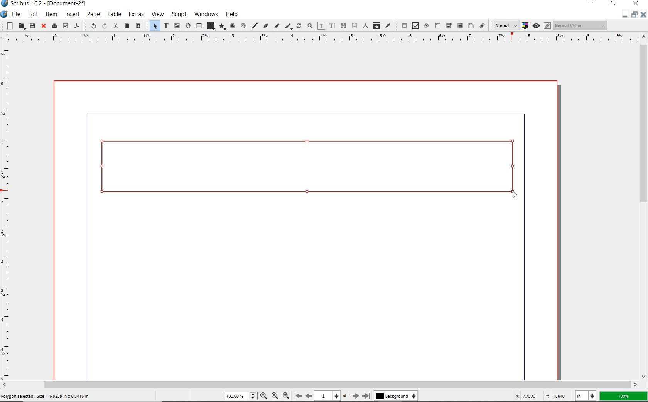  I want to click on zoom level, so click(243, 396).